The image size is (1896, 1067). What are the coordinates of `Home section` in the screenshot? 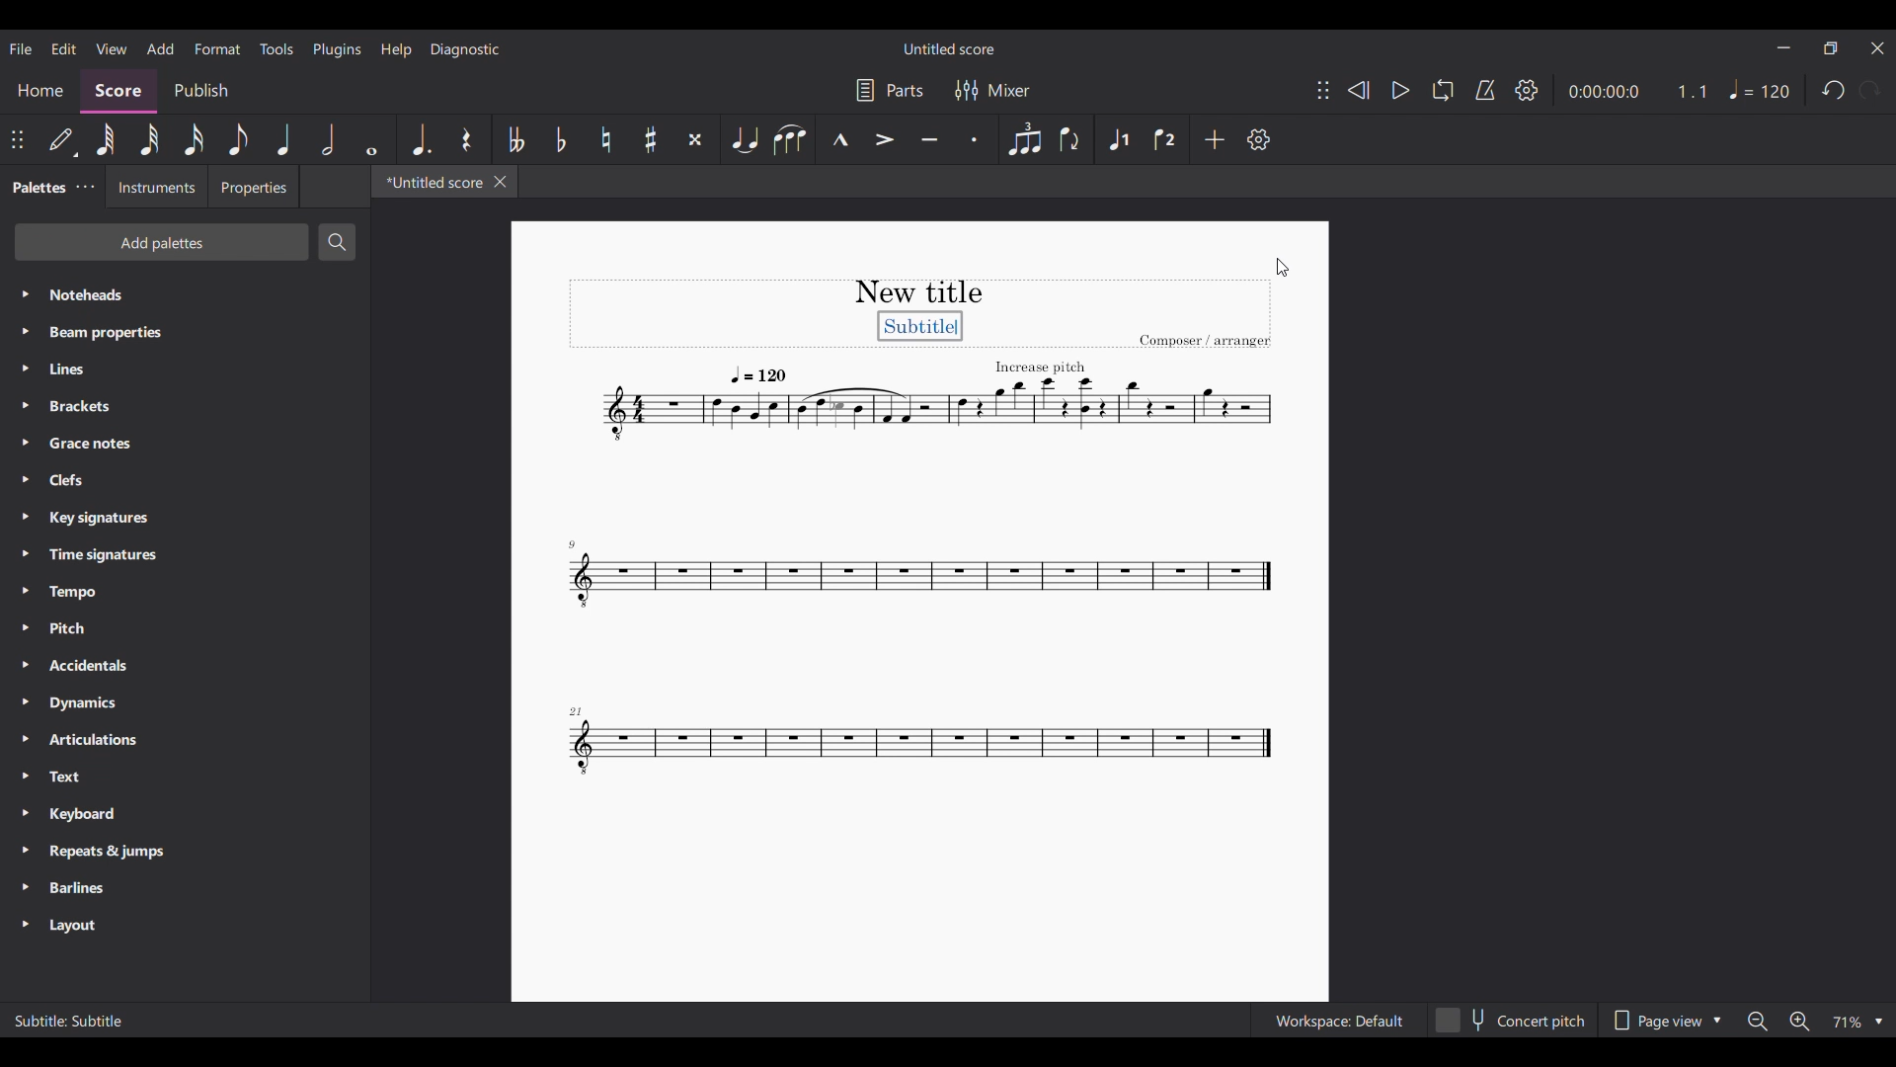 It's located at (39, 91).